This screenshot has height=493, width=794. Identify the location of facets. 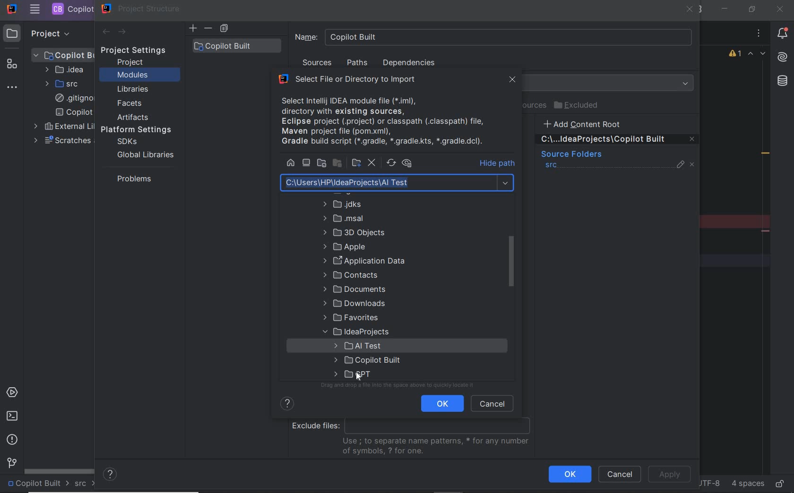
(130, 104).